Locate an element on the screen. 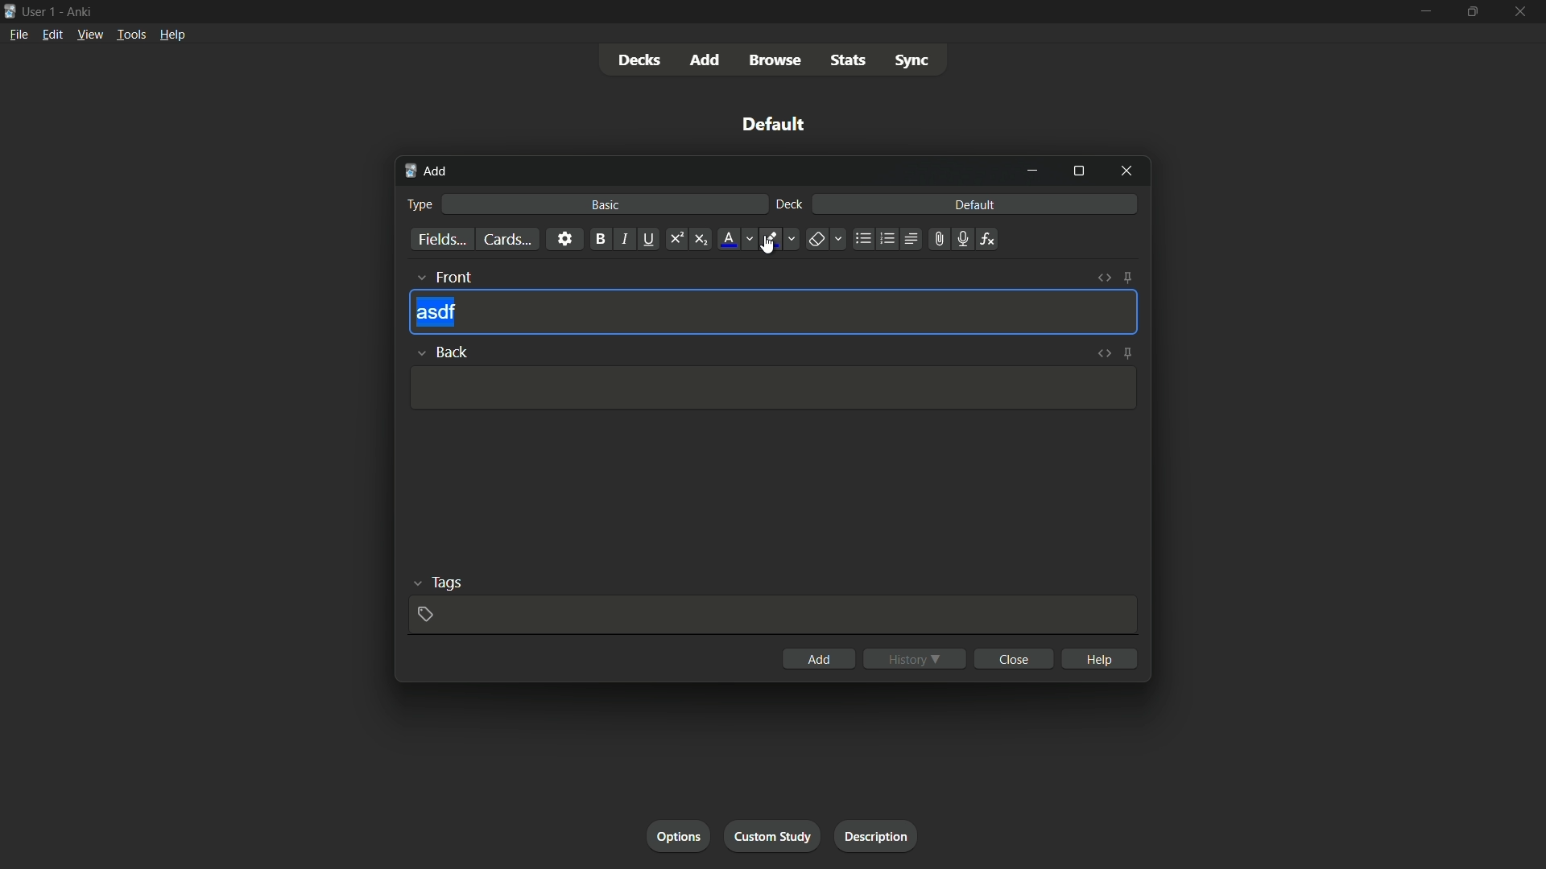  toggle sticky is located at coordinates (1129, 278).